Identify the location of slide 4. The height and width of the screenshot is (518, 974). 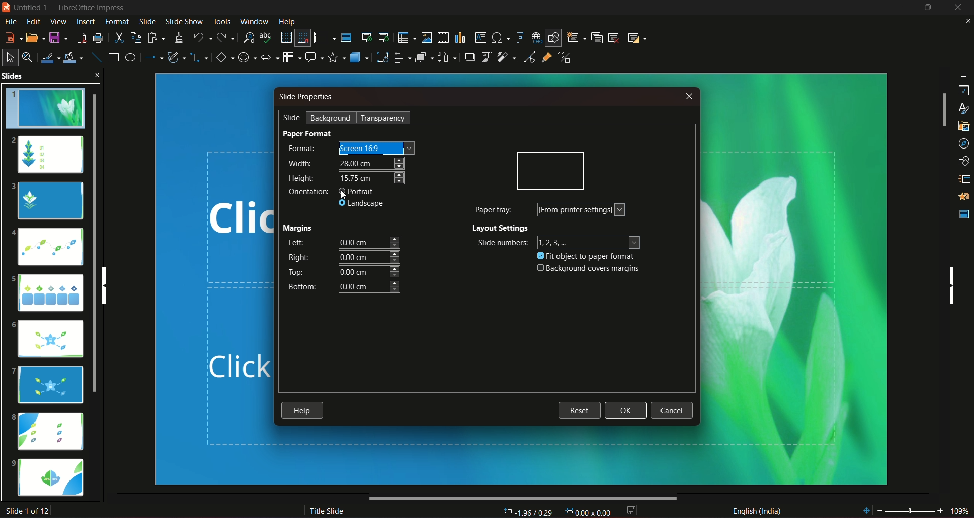
(49, 248).